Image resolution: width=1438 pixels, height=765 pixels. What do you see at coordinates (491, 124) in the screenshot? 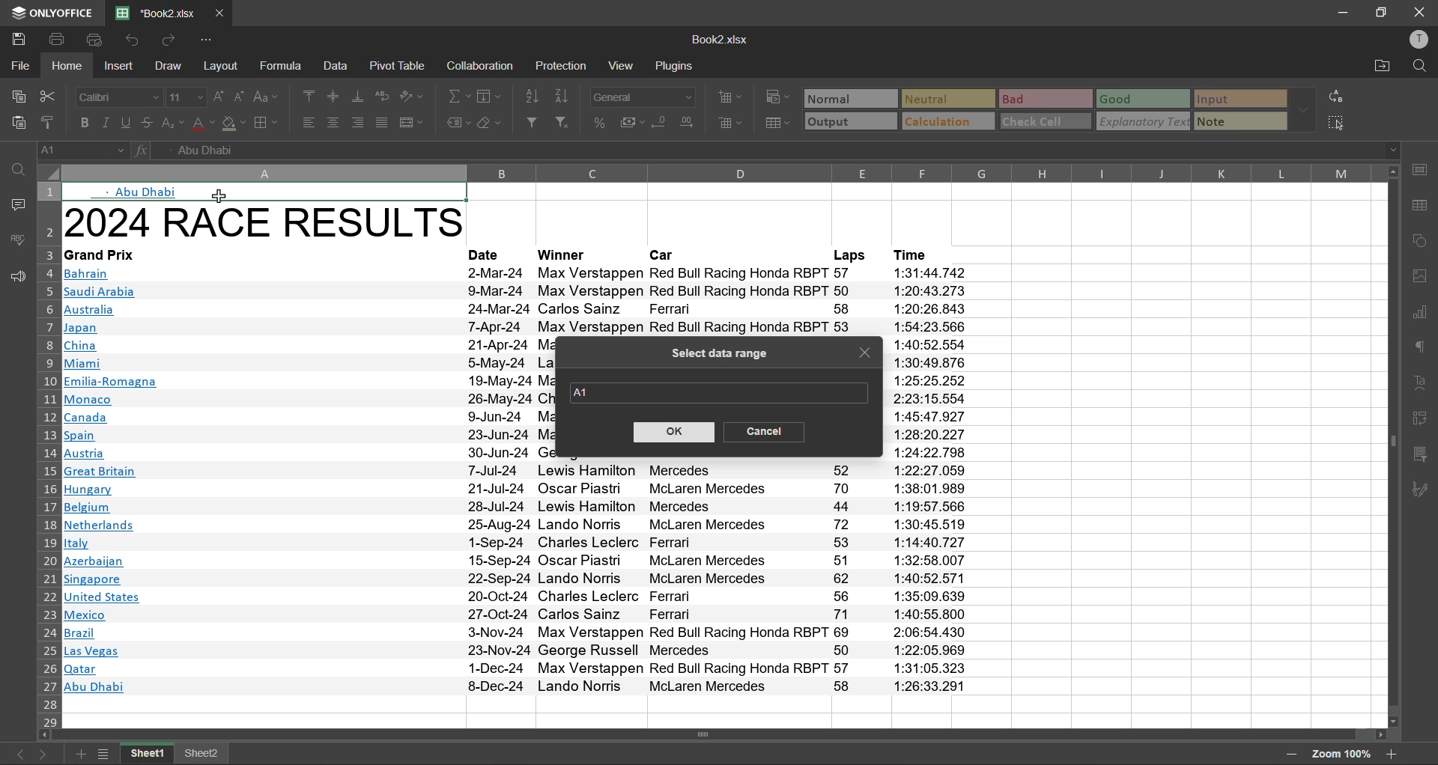
I see `clear` at bounding box center [491, 124].